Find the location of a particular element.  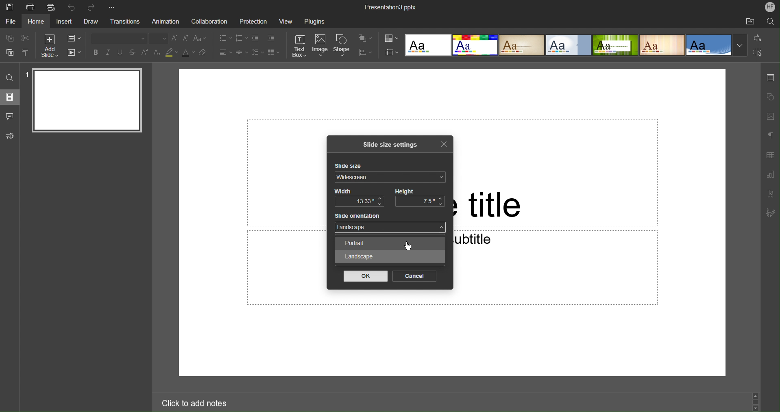

Shape is located at coordinates (343, 46).